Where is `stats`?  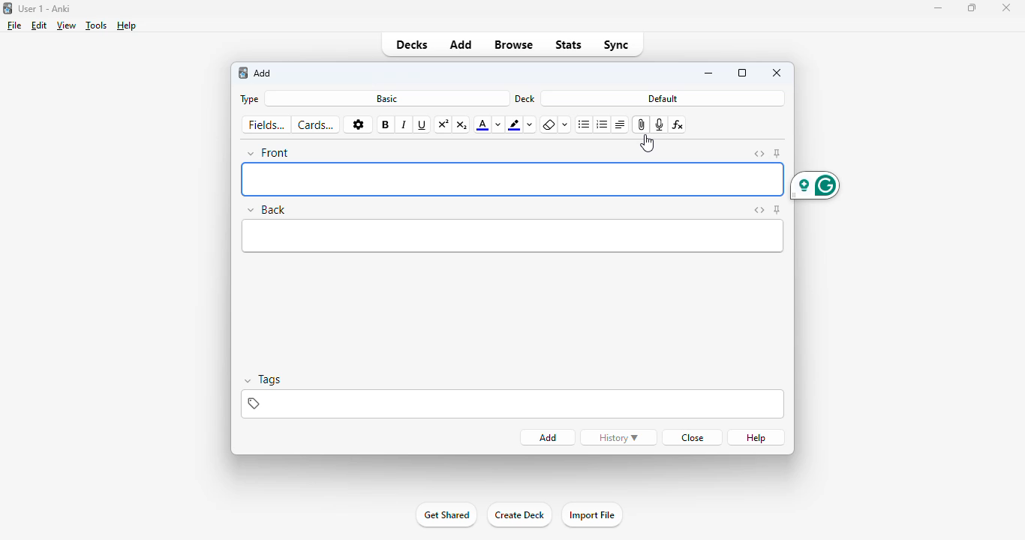 stats is located at coordinates (568, 45).